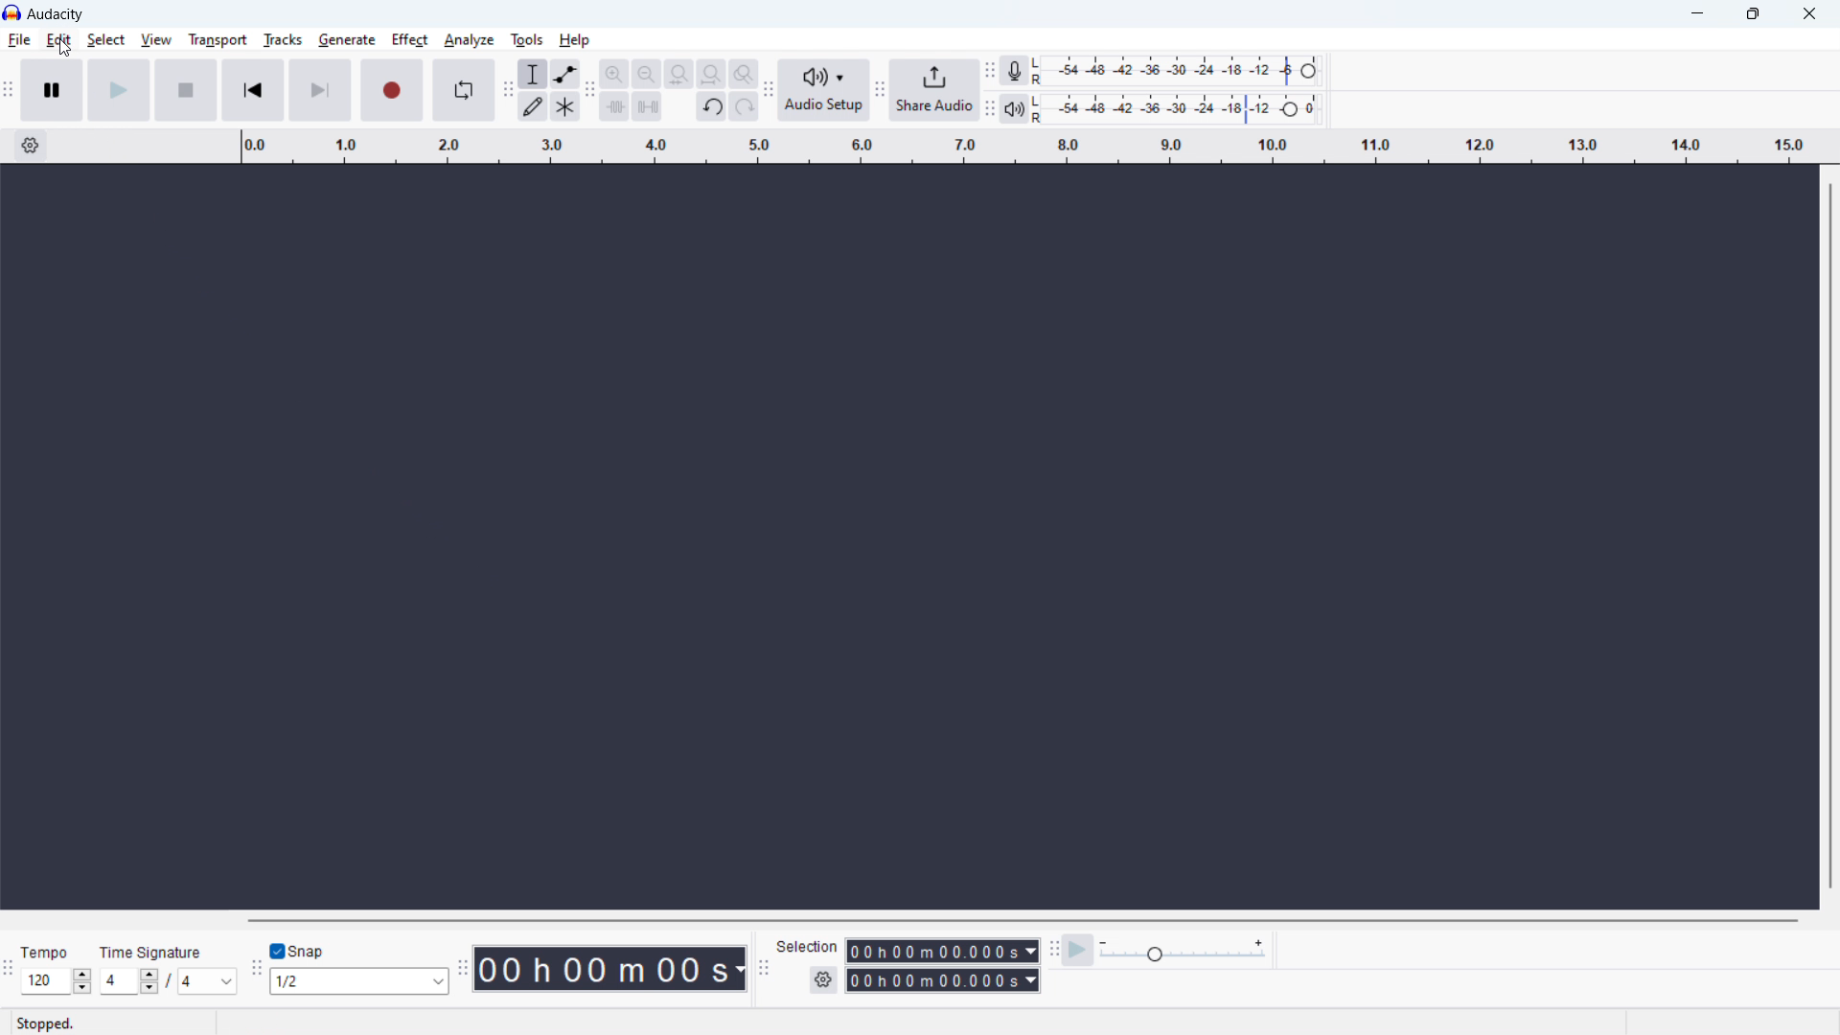  I want to click on recording meter toolbar, so click(989, 70).